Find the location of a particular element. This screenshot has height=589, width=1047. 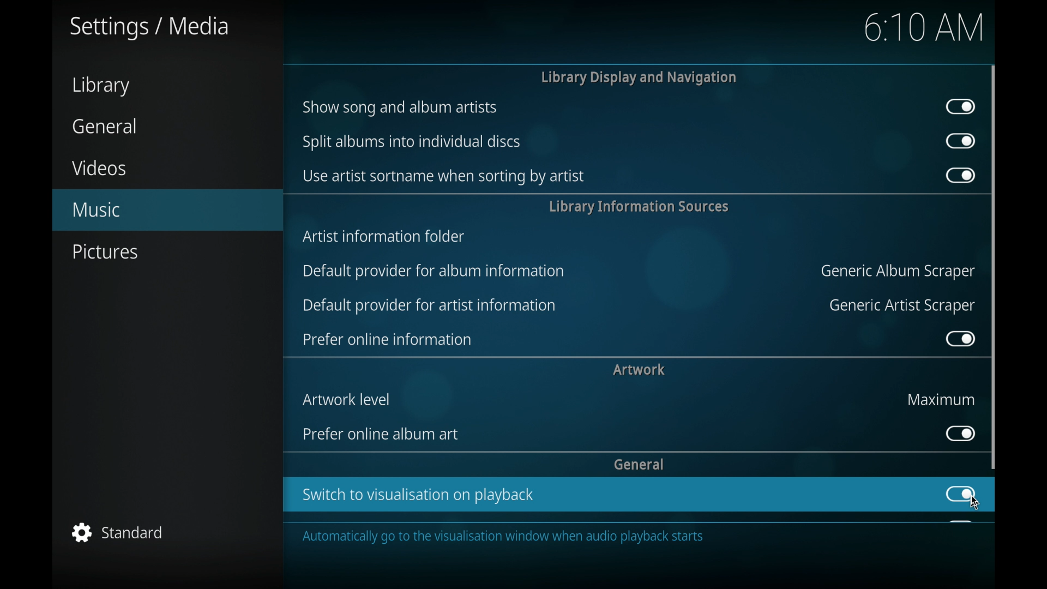

preferonlineinformation is located at coordinates (387, 340).